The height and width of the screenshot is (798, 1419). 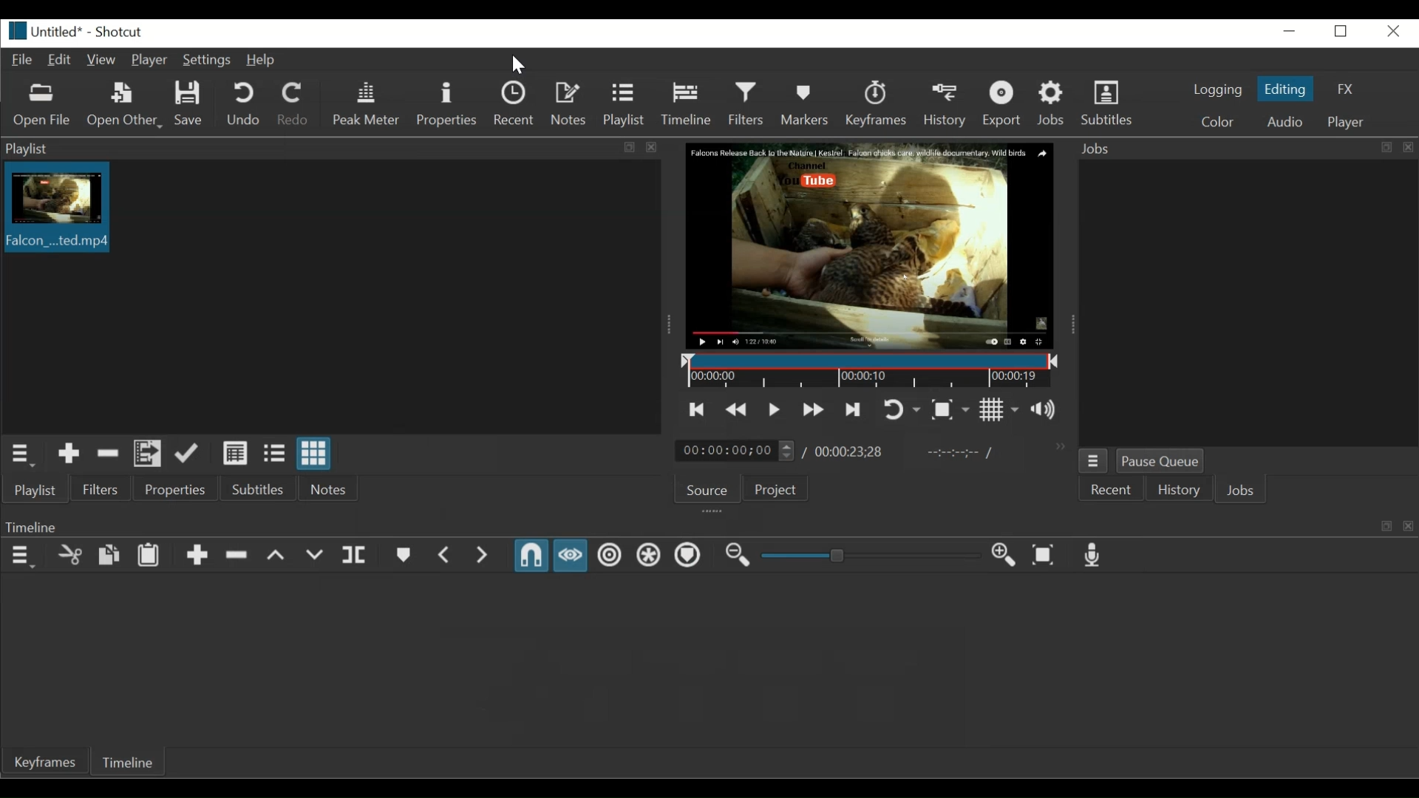 I want to click on Save, so click(x=188, y=103).